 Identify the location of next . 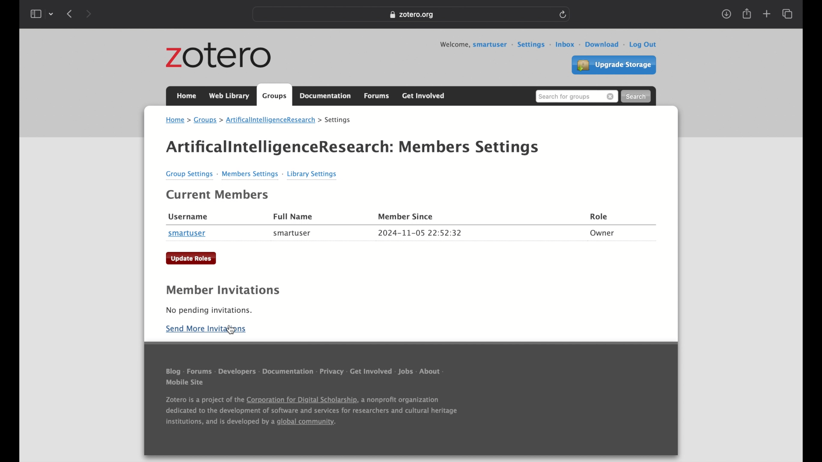
(90, 14).